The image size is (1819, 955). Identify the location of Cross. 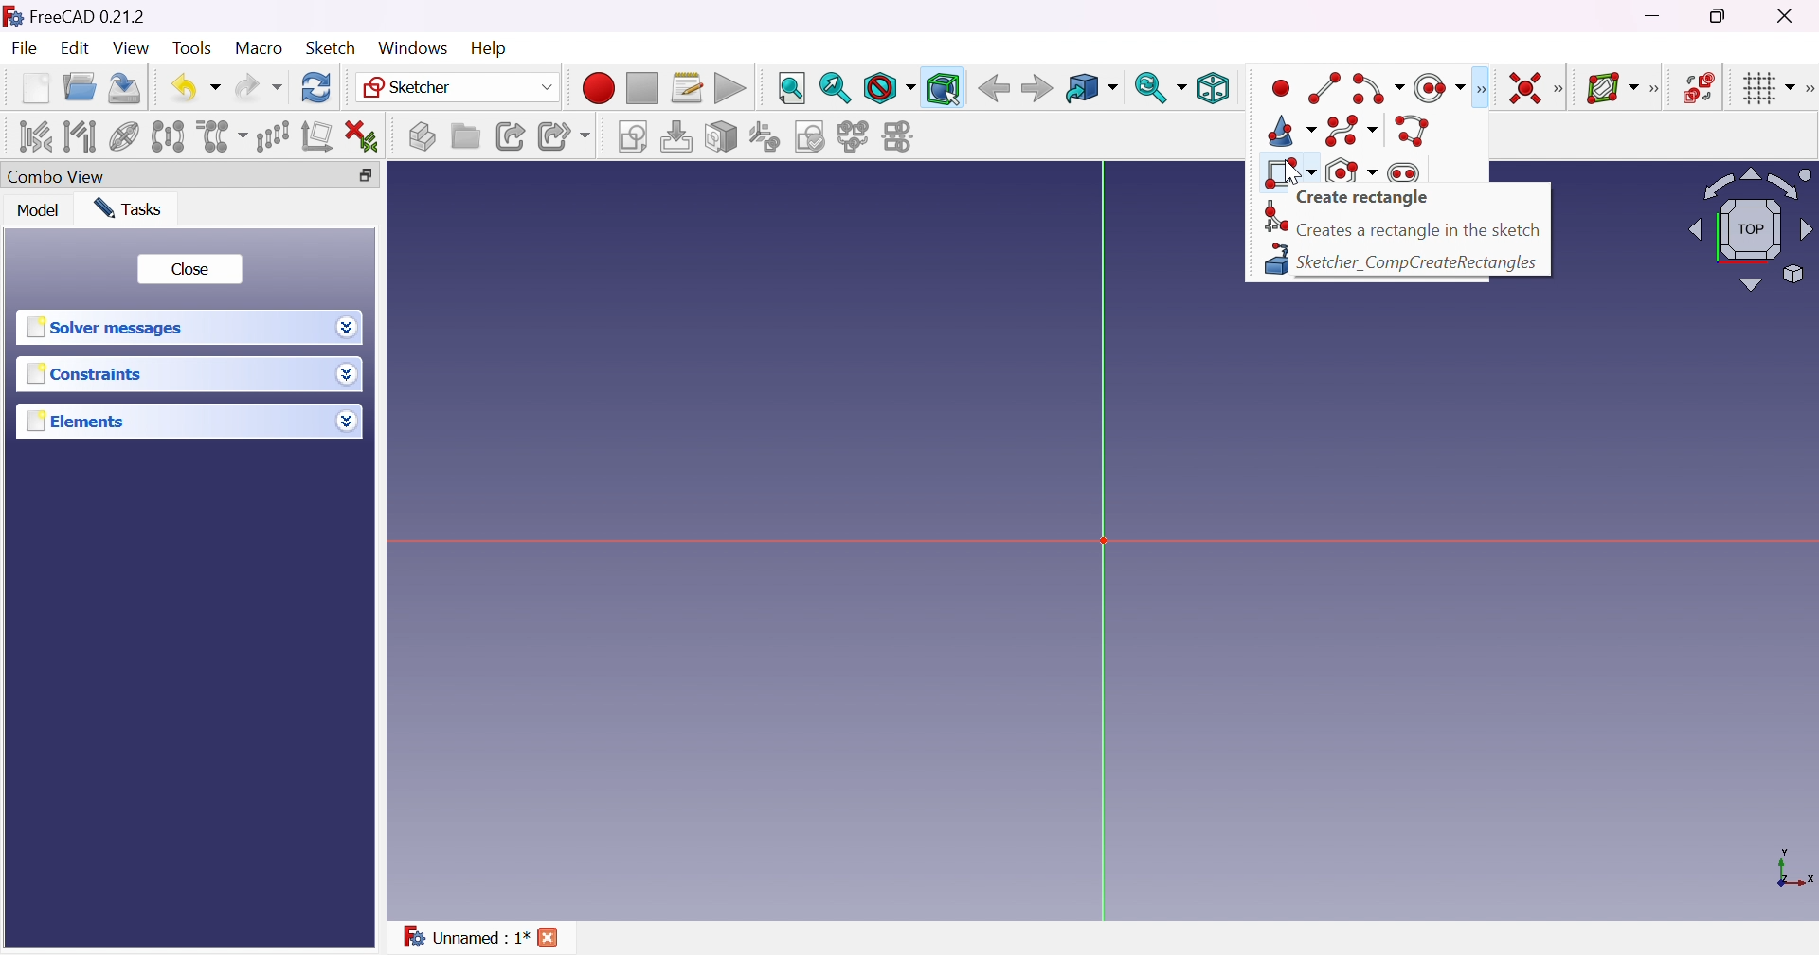
(547, 937).